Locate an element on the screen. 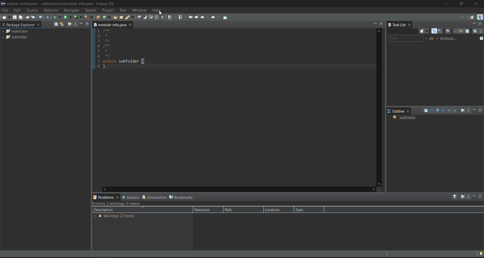  collapse all is located at coordinates (469, 31).